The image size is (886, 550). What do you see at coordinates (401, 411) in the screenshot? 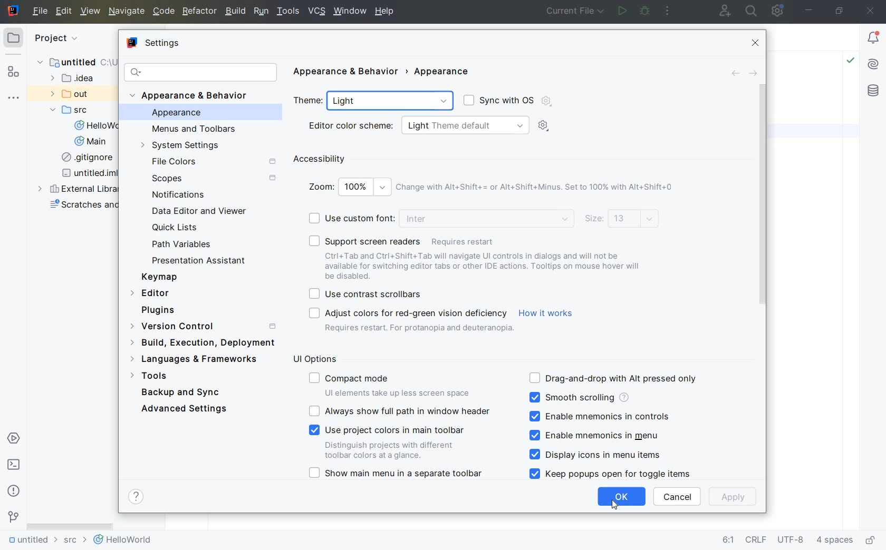
I see `always show full path in window header` at bounding box center [401, 411].